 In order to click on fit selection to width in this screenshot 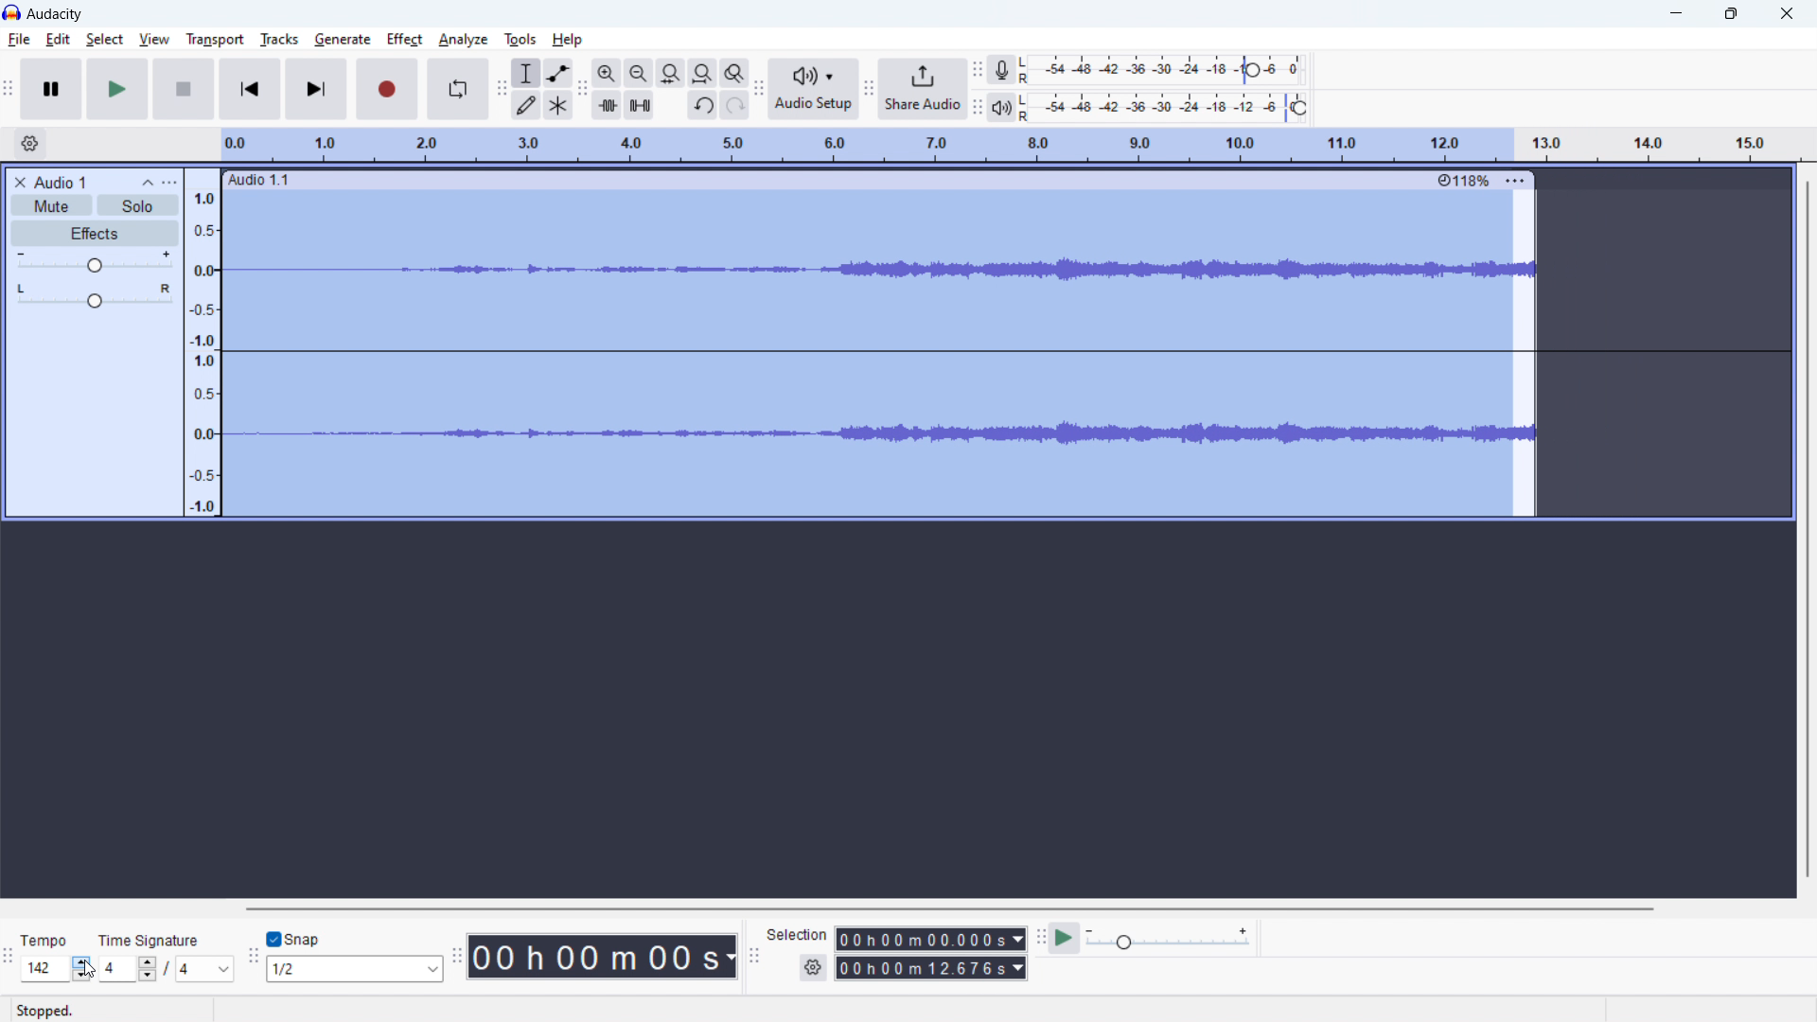, I will do `click(671, 73)`.